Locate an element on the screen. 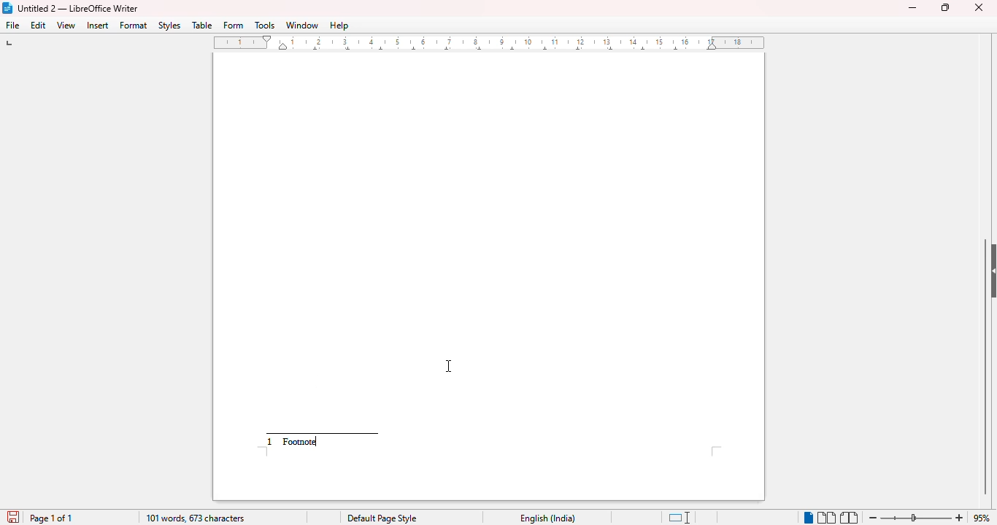 The height and width of the screenshot is (525, 997). styles is located at coordinates (170, 26).